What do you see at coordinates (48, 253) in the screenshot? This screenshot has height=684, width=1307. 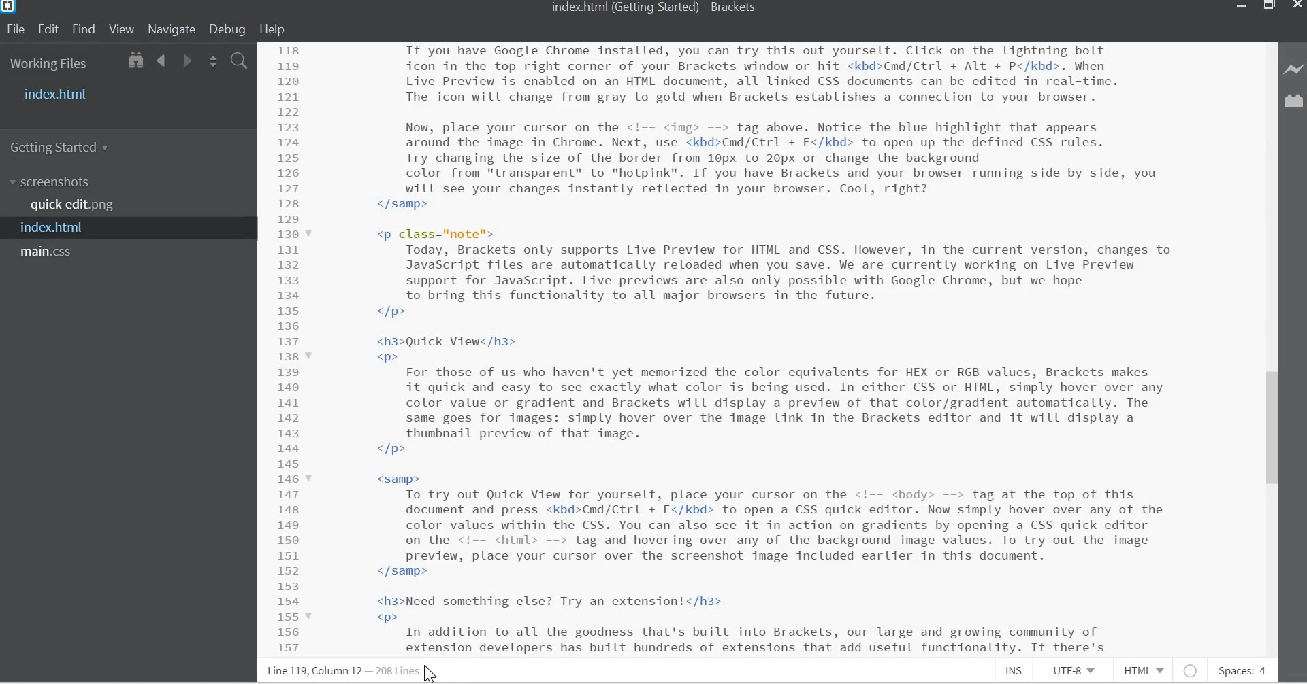 I see `main.css` at bounding box center [48, 253].